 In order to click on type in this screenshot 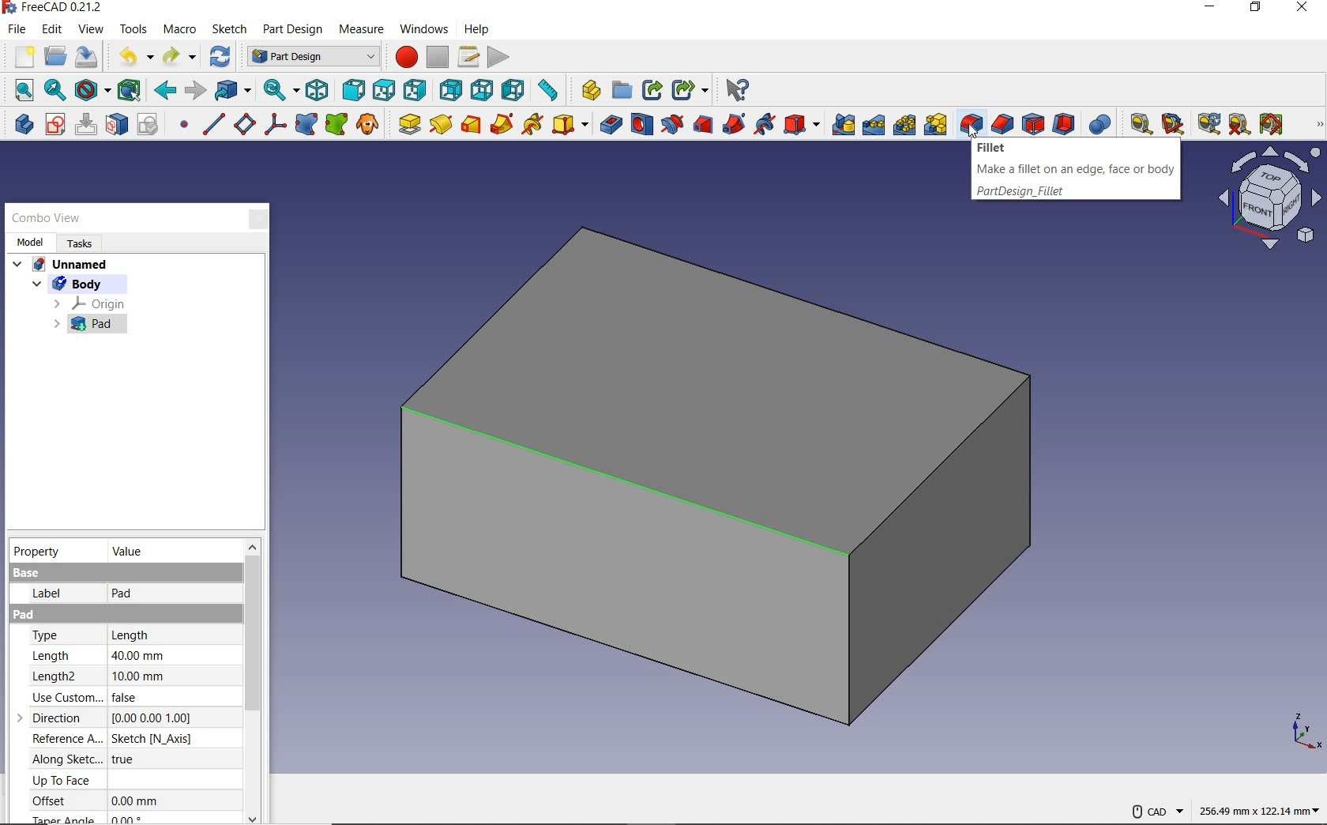, I will do `click(62, 637)`.